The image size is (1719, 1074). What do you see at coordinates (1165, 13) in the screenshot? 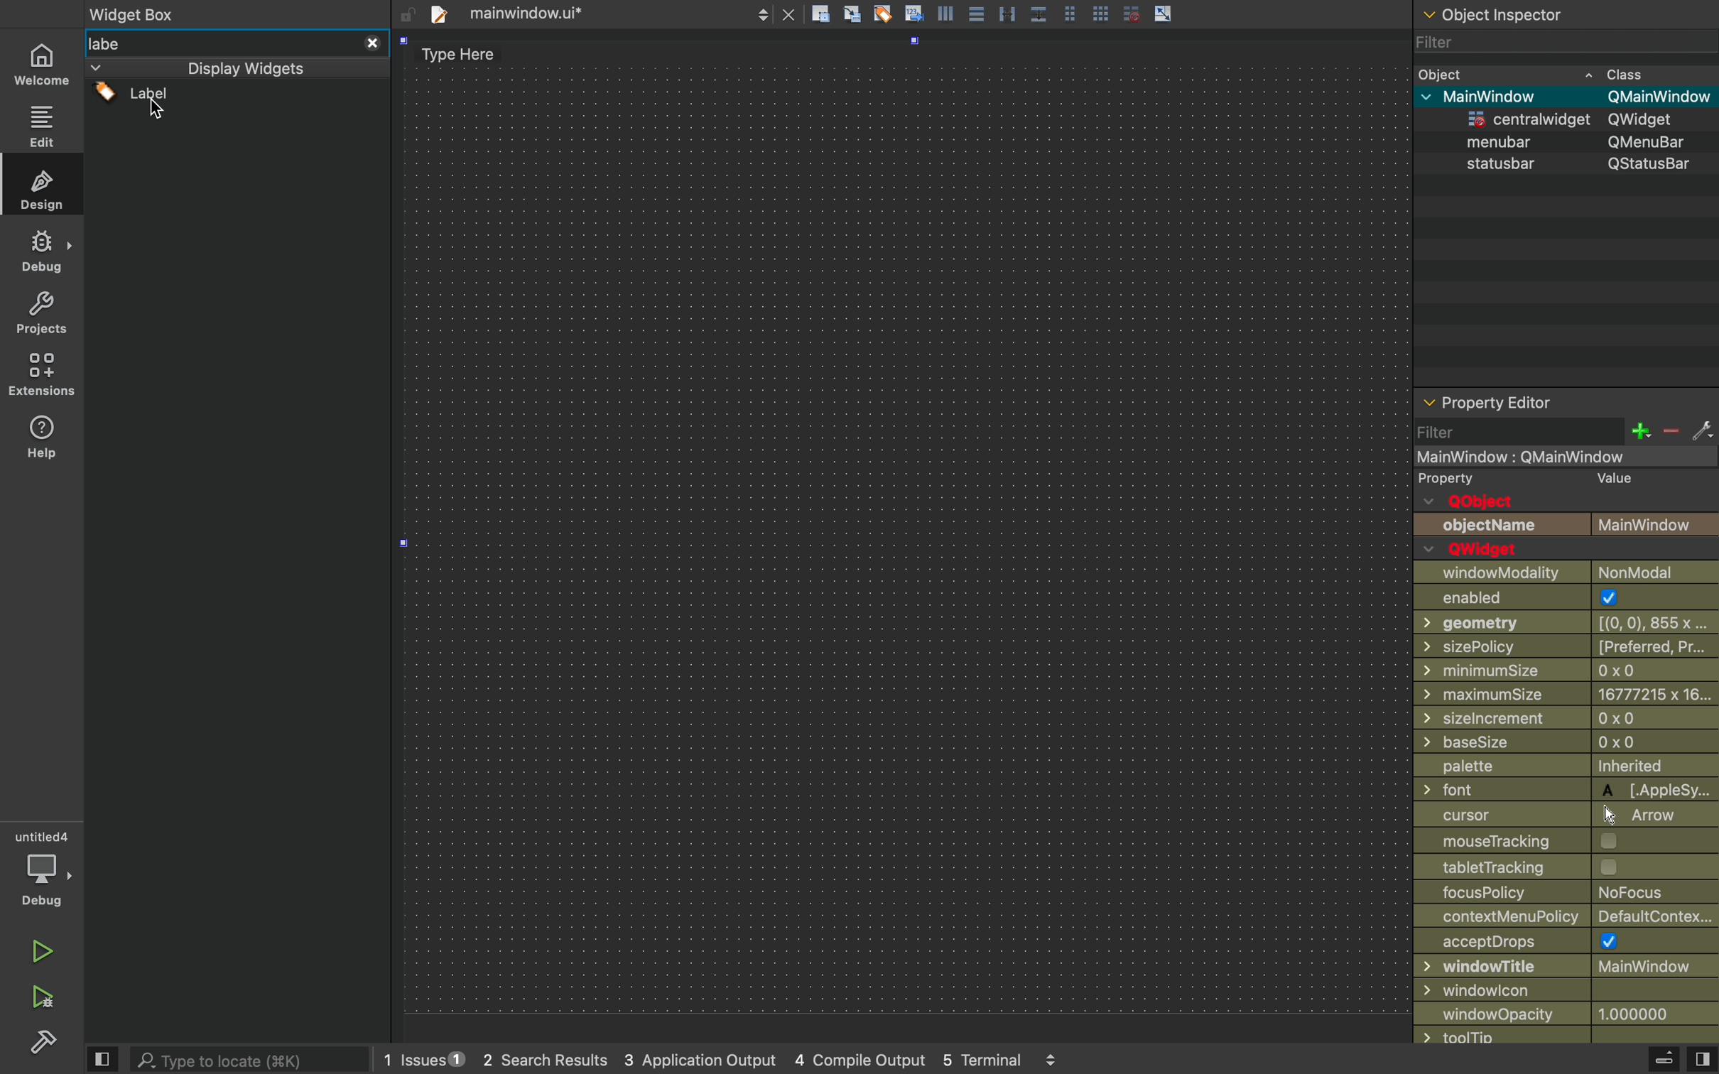
I see `arrow` at bounding box center [1165, 13].